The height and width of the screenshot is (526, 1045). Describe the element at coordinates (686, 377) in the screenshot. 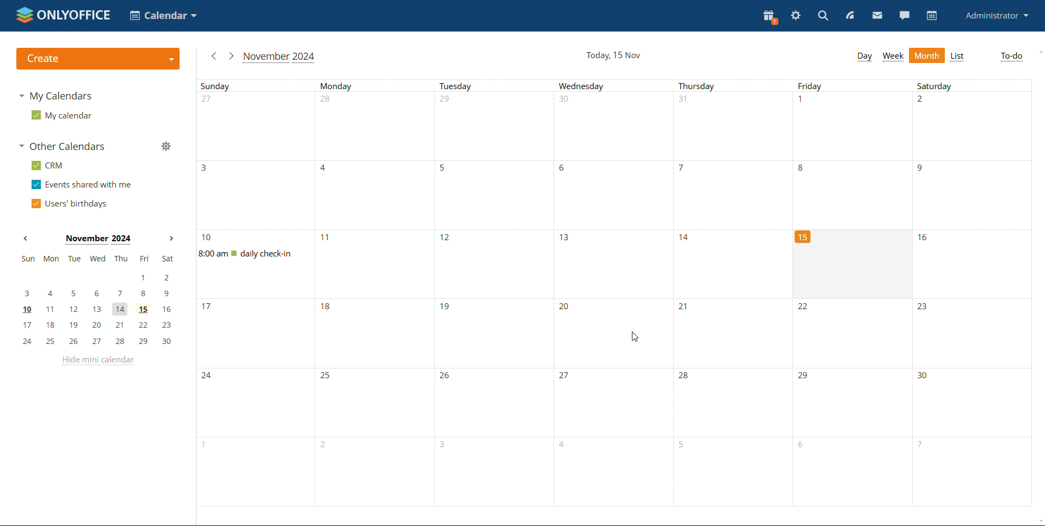

I see `Number` at that location.